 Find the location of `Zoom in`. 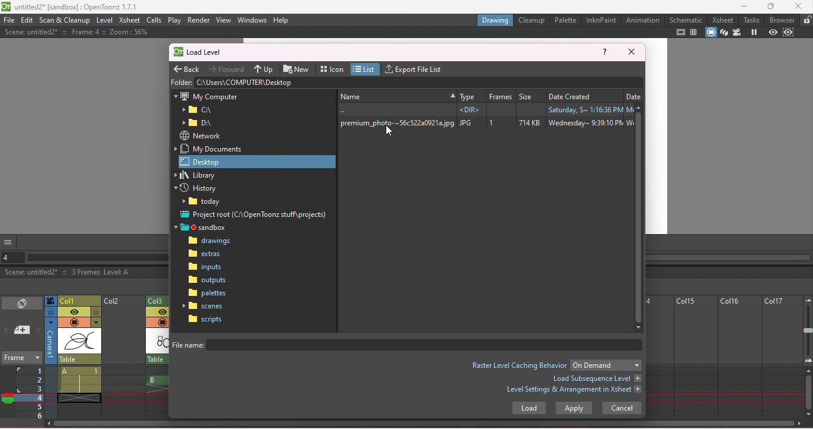

Zoom in is located at coordinates (808, 362).